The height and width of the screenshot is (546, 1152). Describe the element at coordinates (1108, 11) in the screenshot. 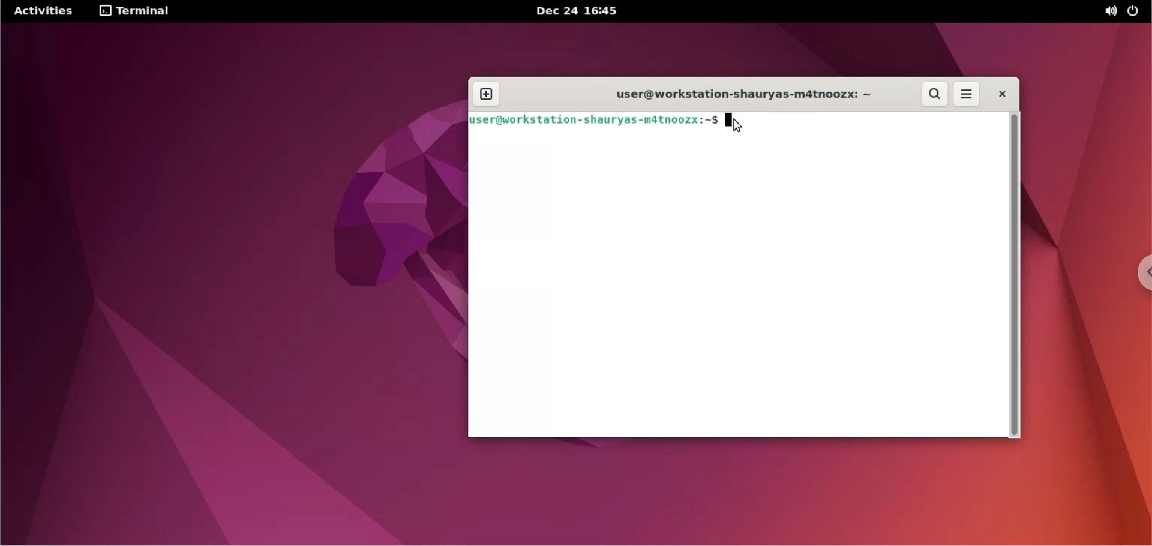

I see `sound options` at that location.